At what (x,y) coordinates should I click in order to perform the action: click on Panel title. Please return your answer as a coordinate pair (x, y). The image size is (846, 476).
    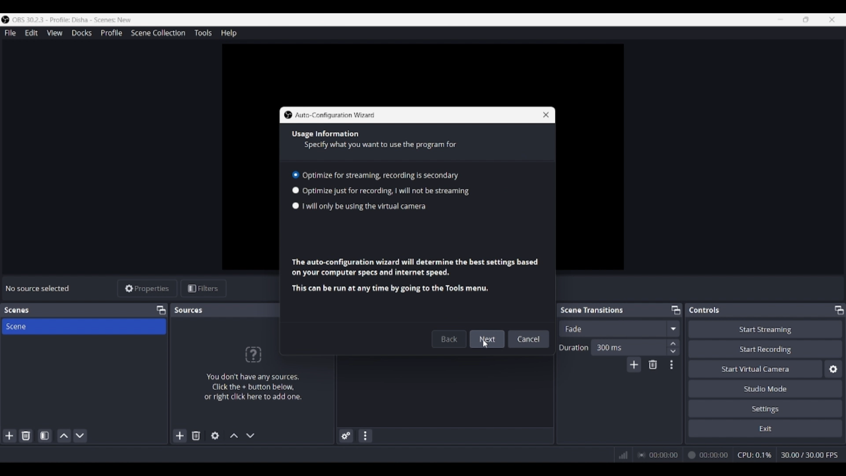
    Looking at the image, I should click on (17, 310).